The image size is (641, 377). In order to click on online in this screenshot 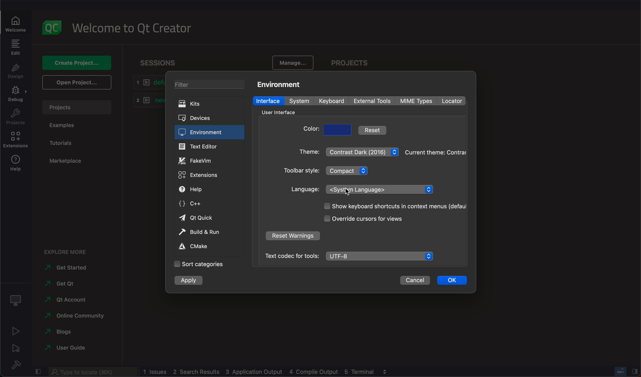, I will do `click(72, 316)`.